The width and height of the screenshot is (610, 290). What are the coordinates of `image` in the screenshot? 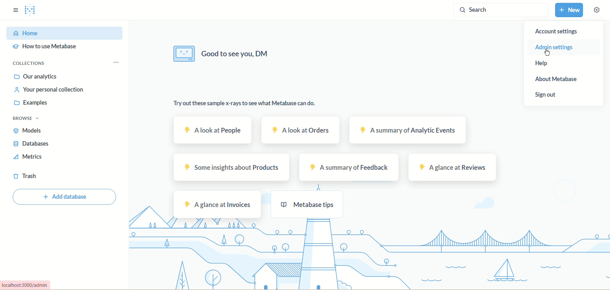 It's located at (183, 53).